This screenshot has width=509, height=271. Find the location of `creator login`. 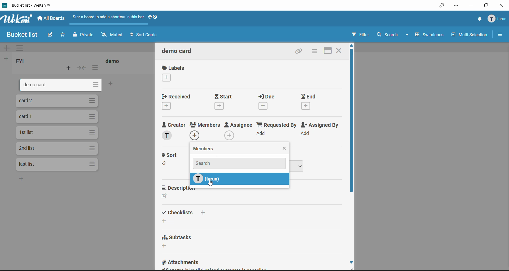

creator login is located at coordinates (168, 135).